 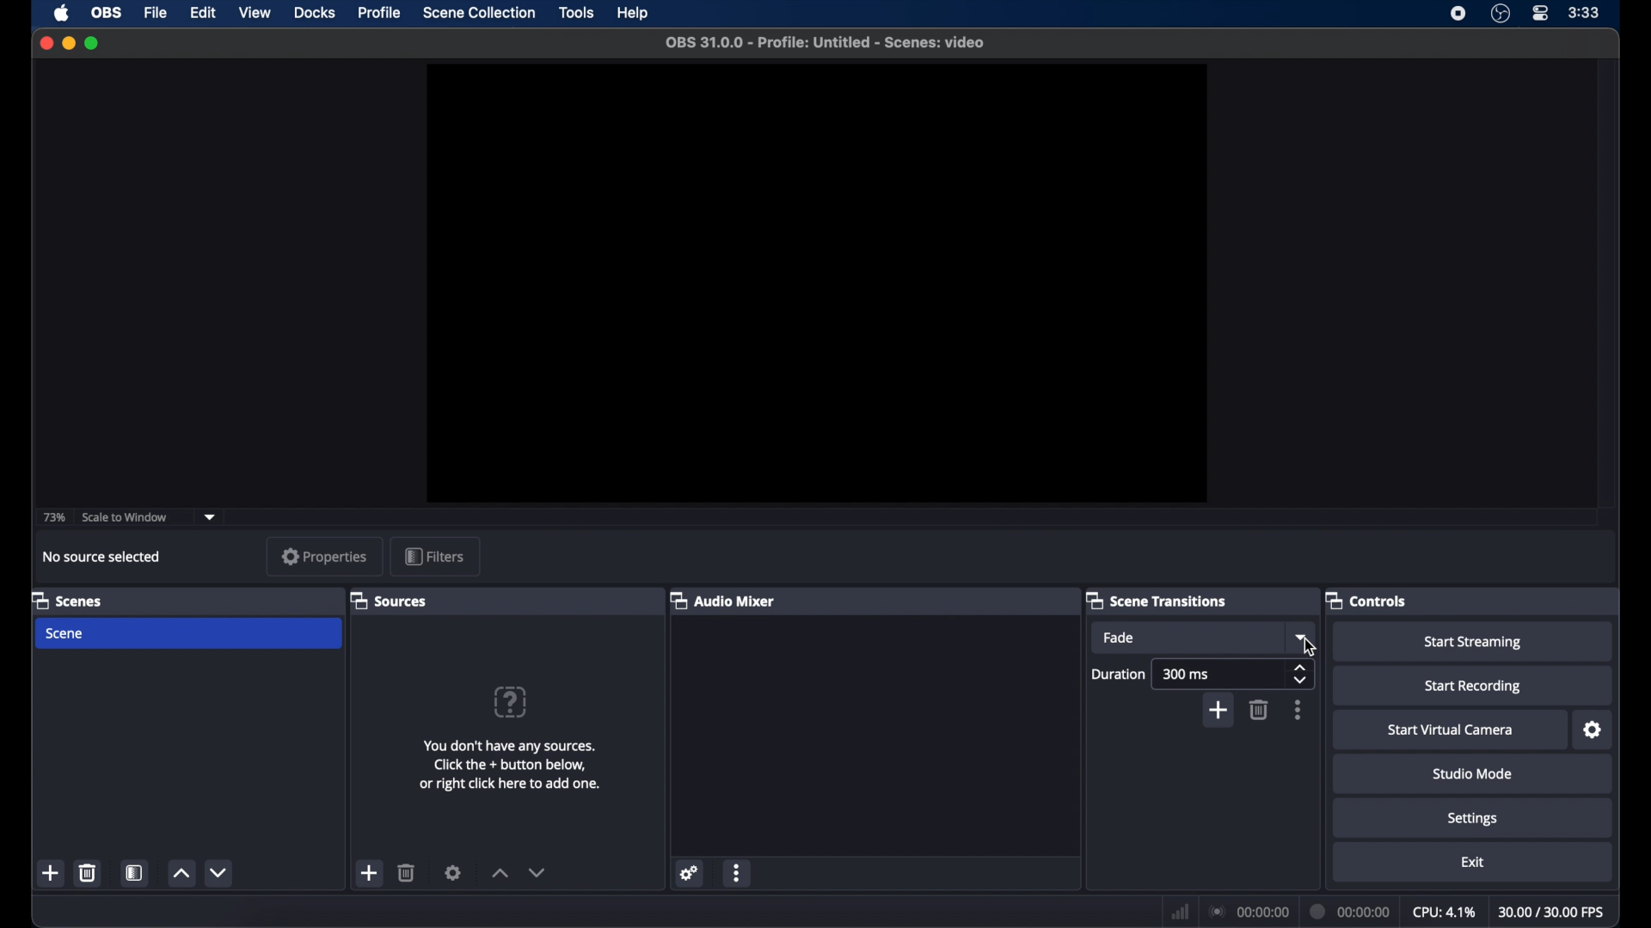 I want to click on tools, so click(x=577, y=13).